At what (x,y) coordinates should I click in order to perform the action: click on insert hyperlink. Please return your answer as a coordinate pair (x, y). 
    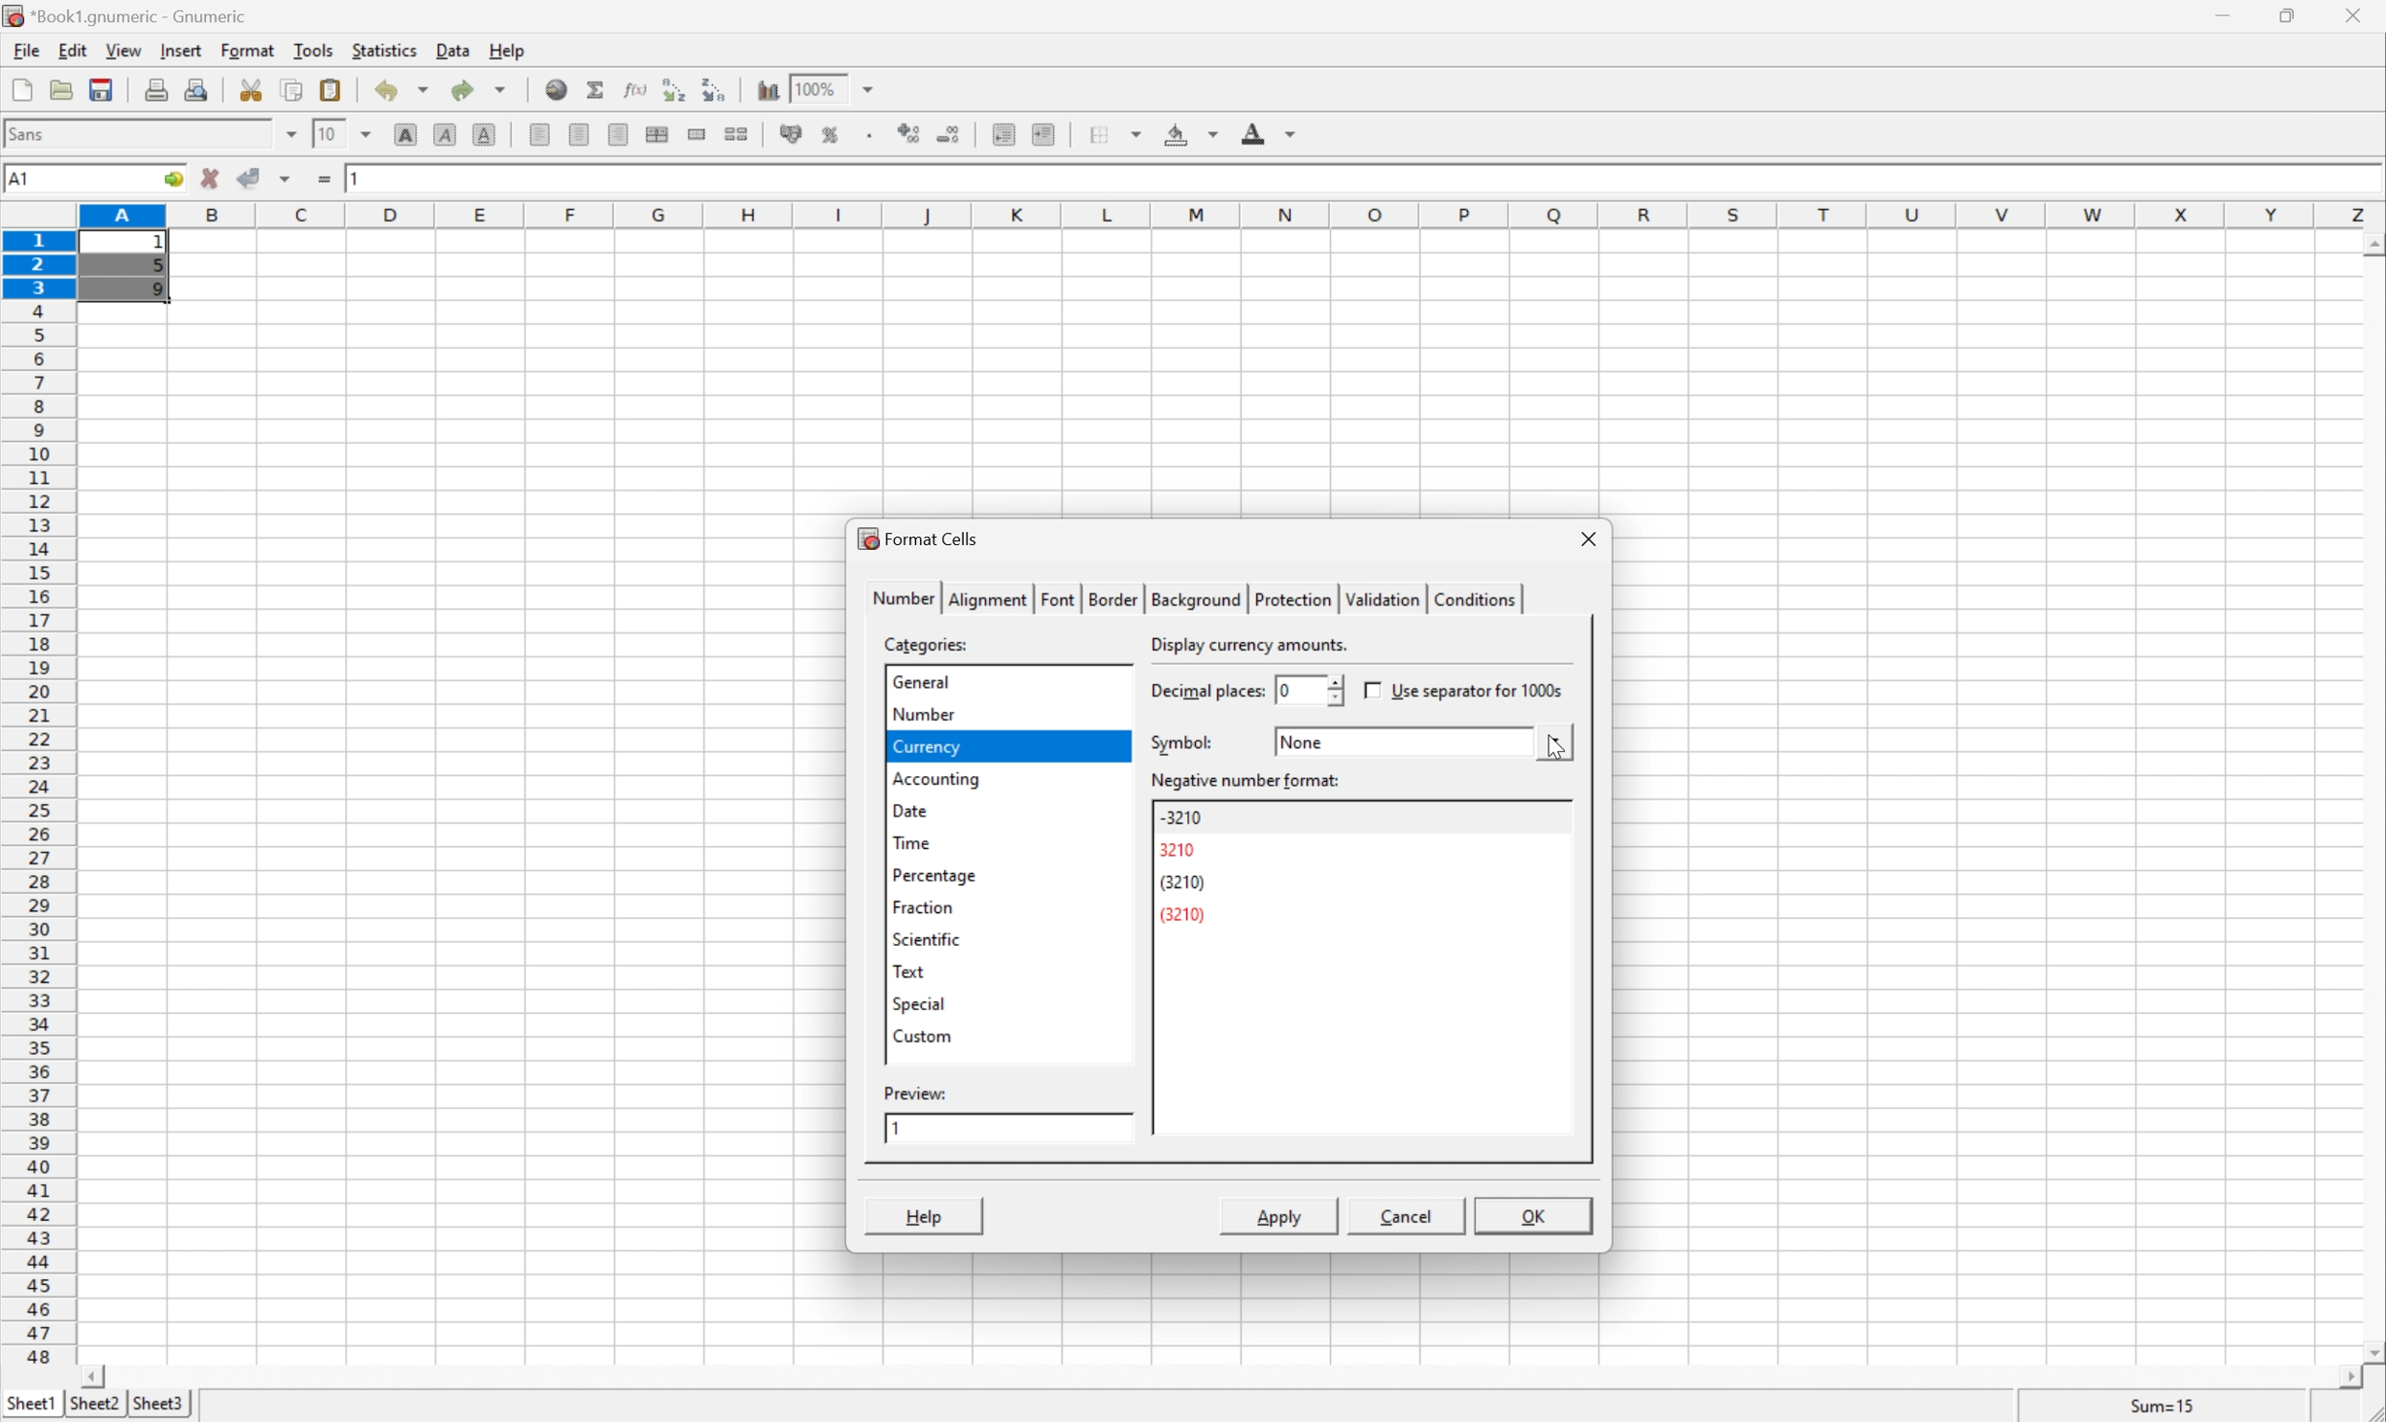
    Looking at the image, I should click on (558, 87).